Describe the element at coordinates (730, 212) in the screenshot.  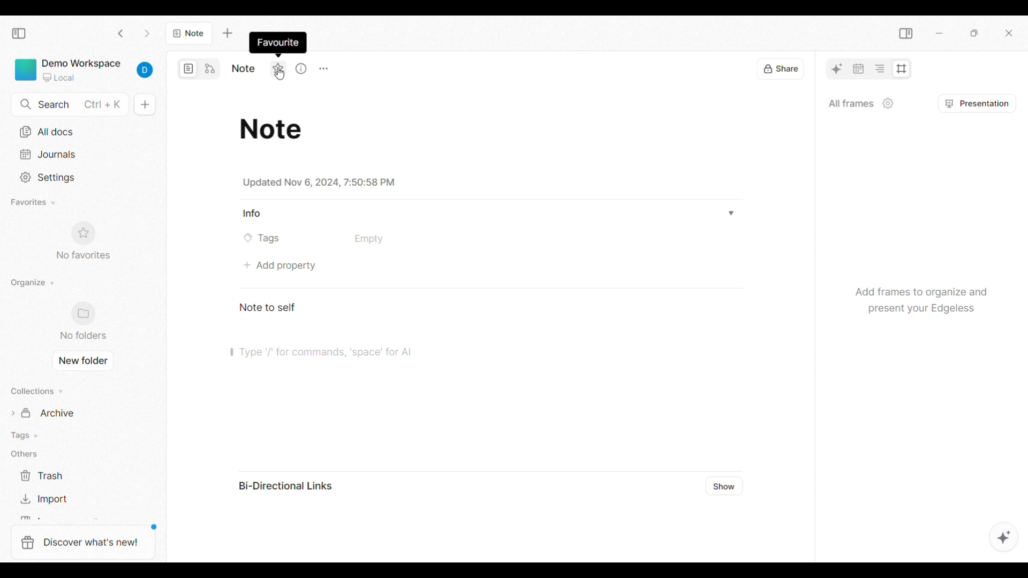
I see `Collapse note info` at that location.